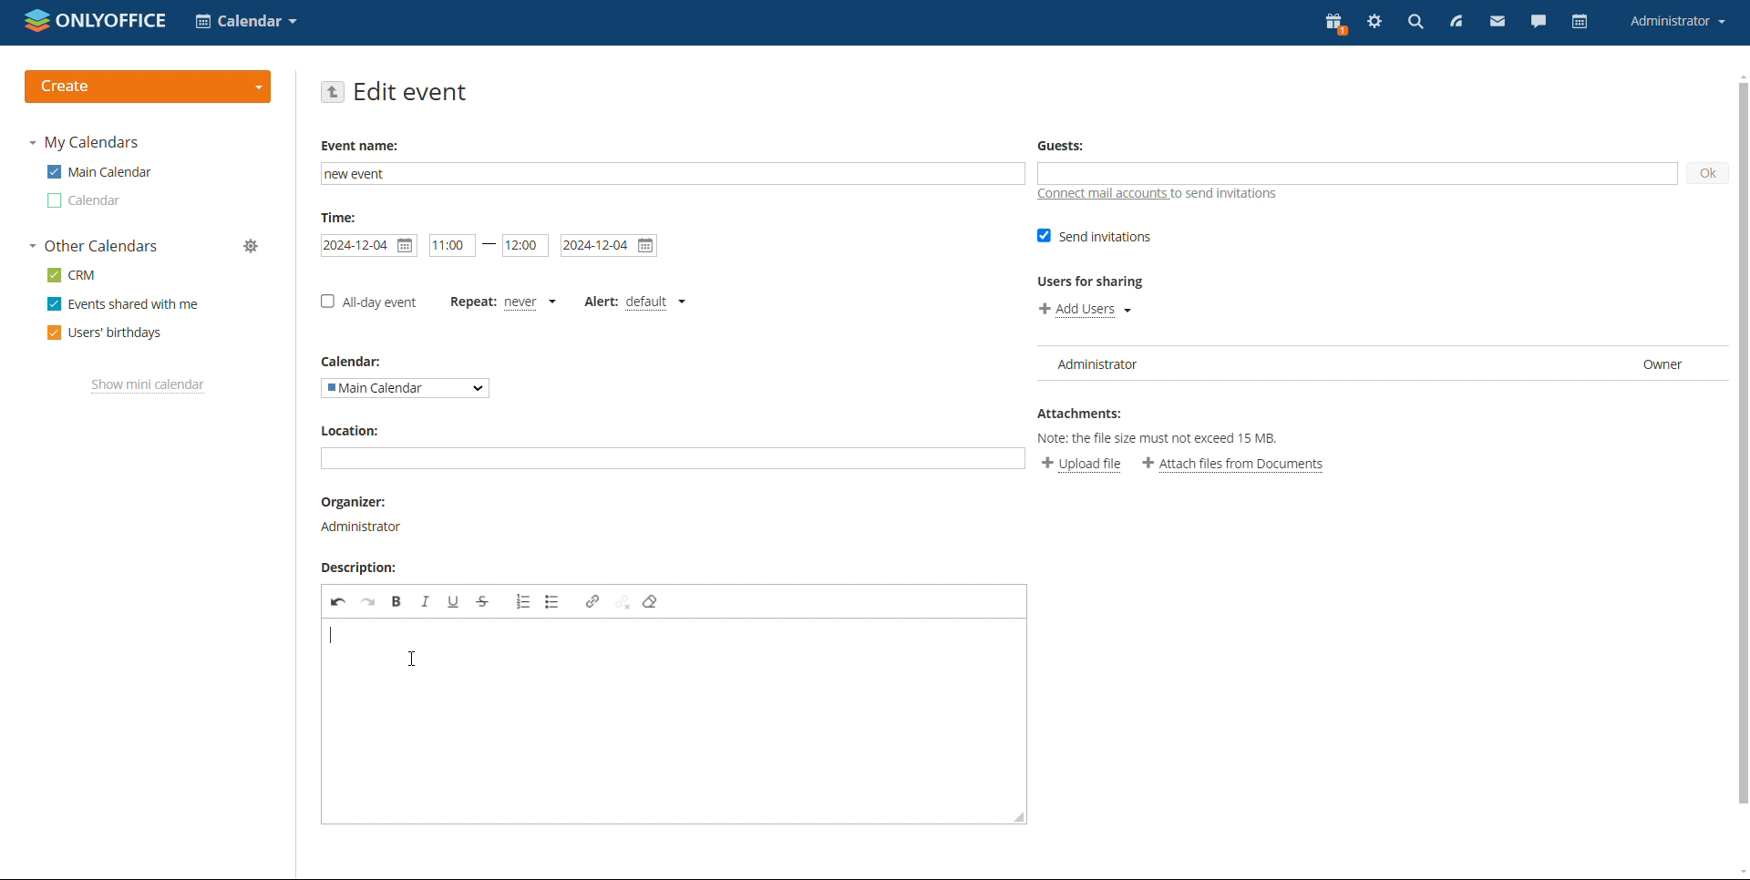 Image resolution: width=1750 pixels, height=880 pixels. I want to click on set repetition, so click(470, 300).